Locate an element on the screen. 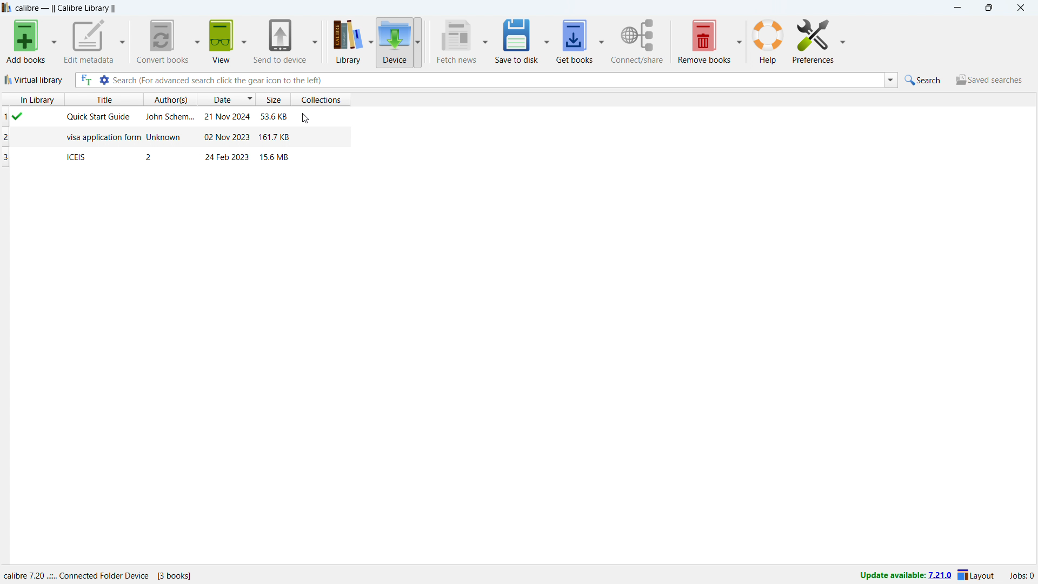 This screenshot has height=584, width=1038. help is located at coordinates (768, 41).